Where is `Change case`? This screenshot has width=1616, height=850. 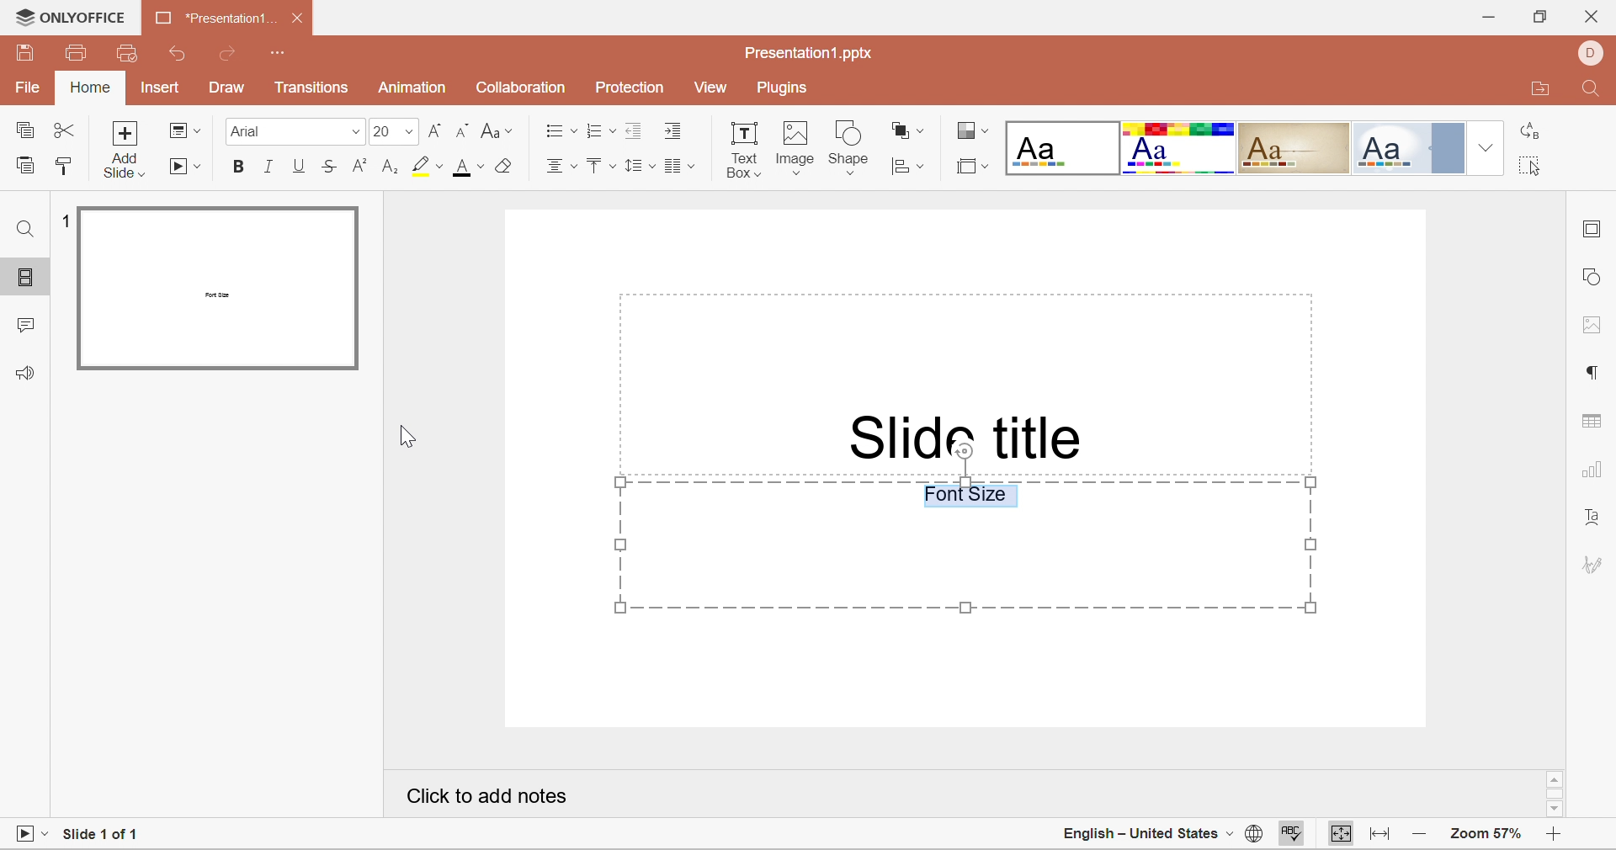 Change case is located at coordinates (497, 132).